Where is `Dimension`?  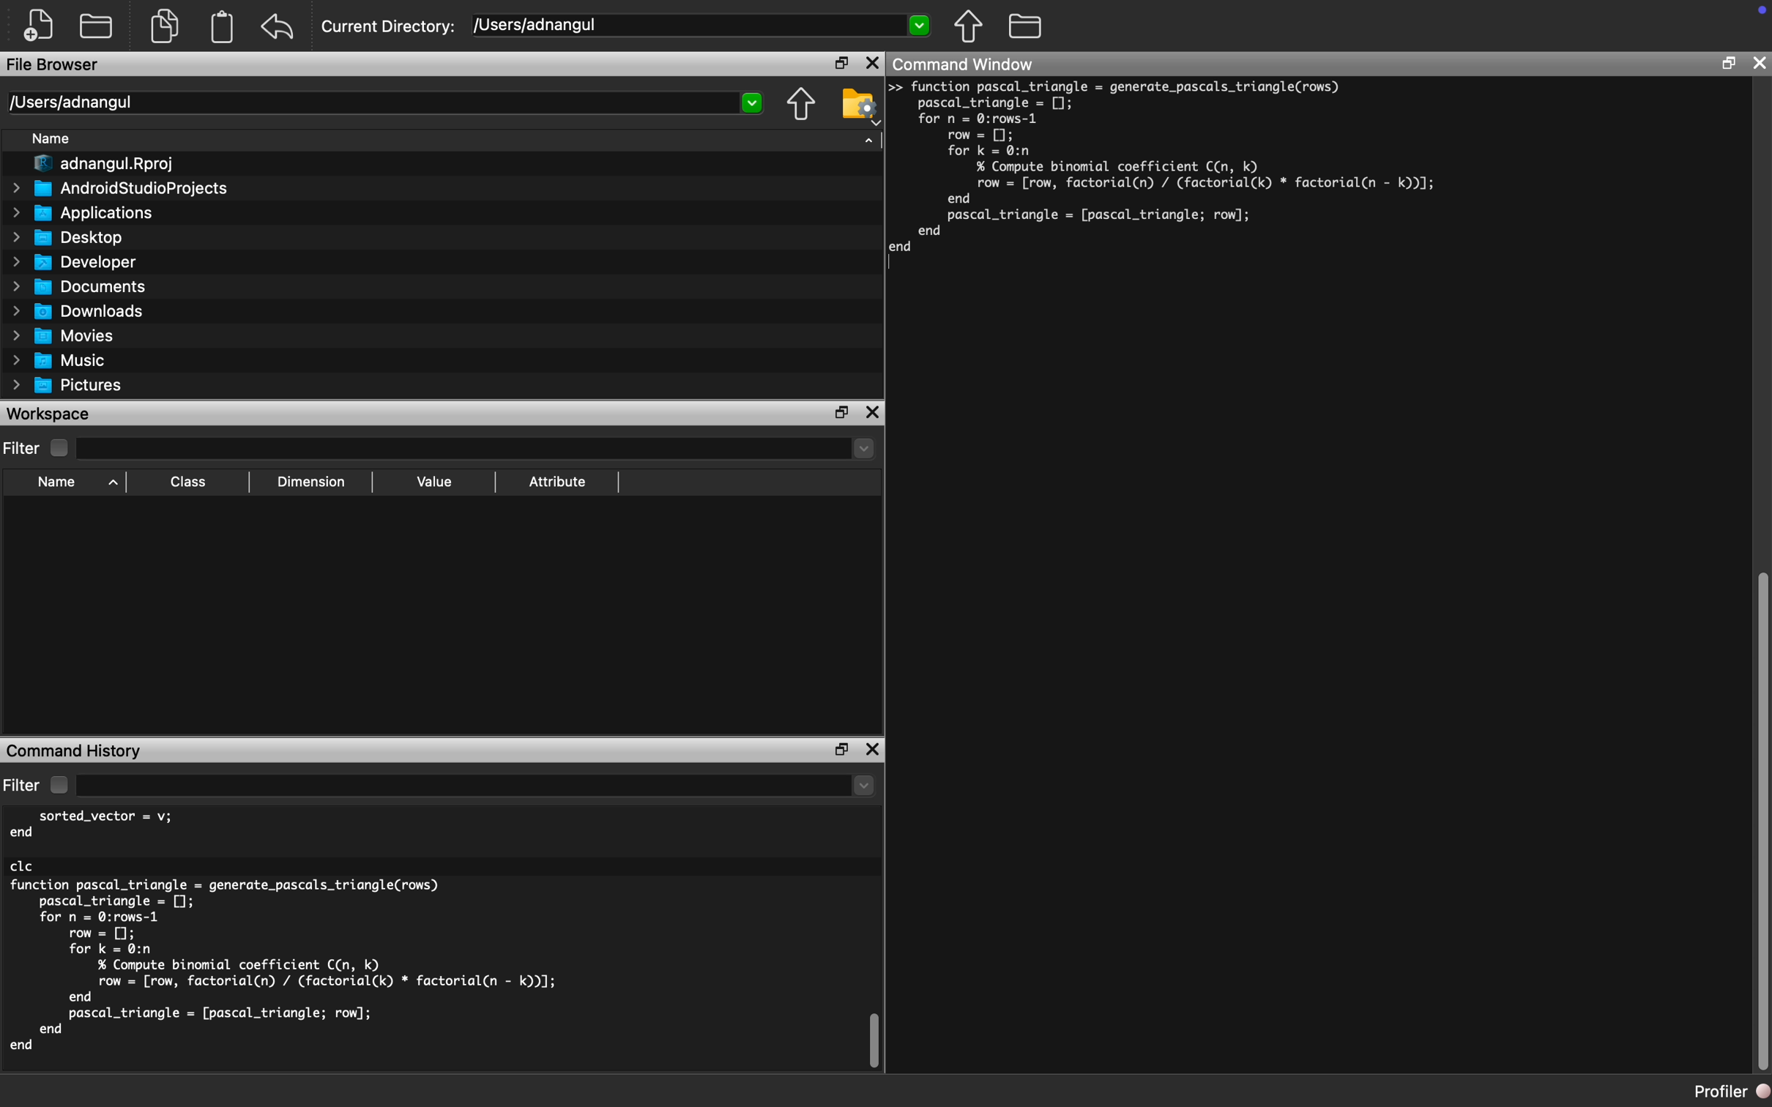 Dimension is located at coordinates (309, 482).